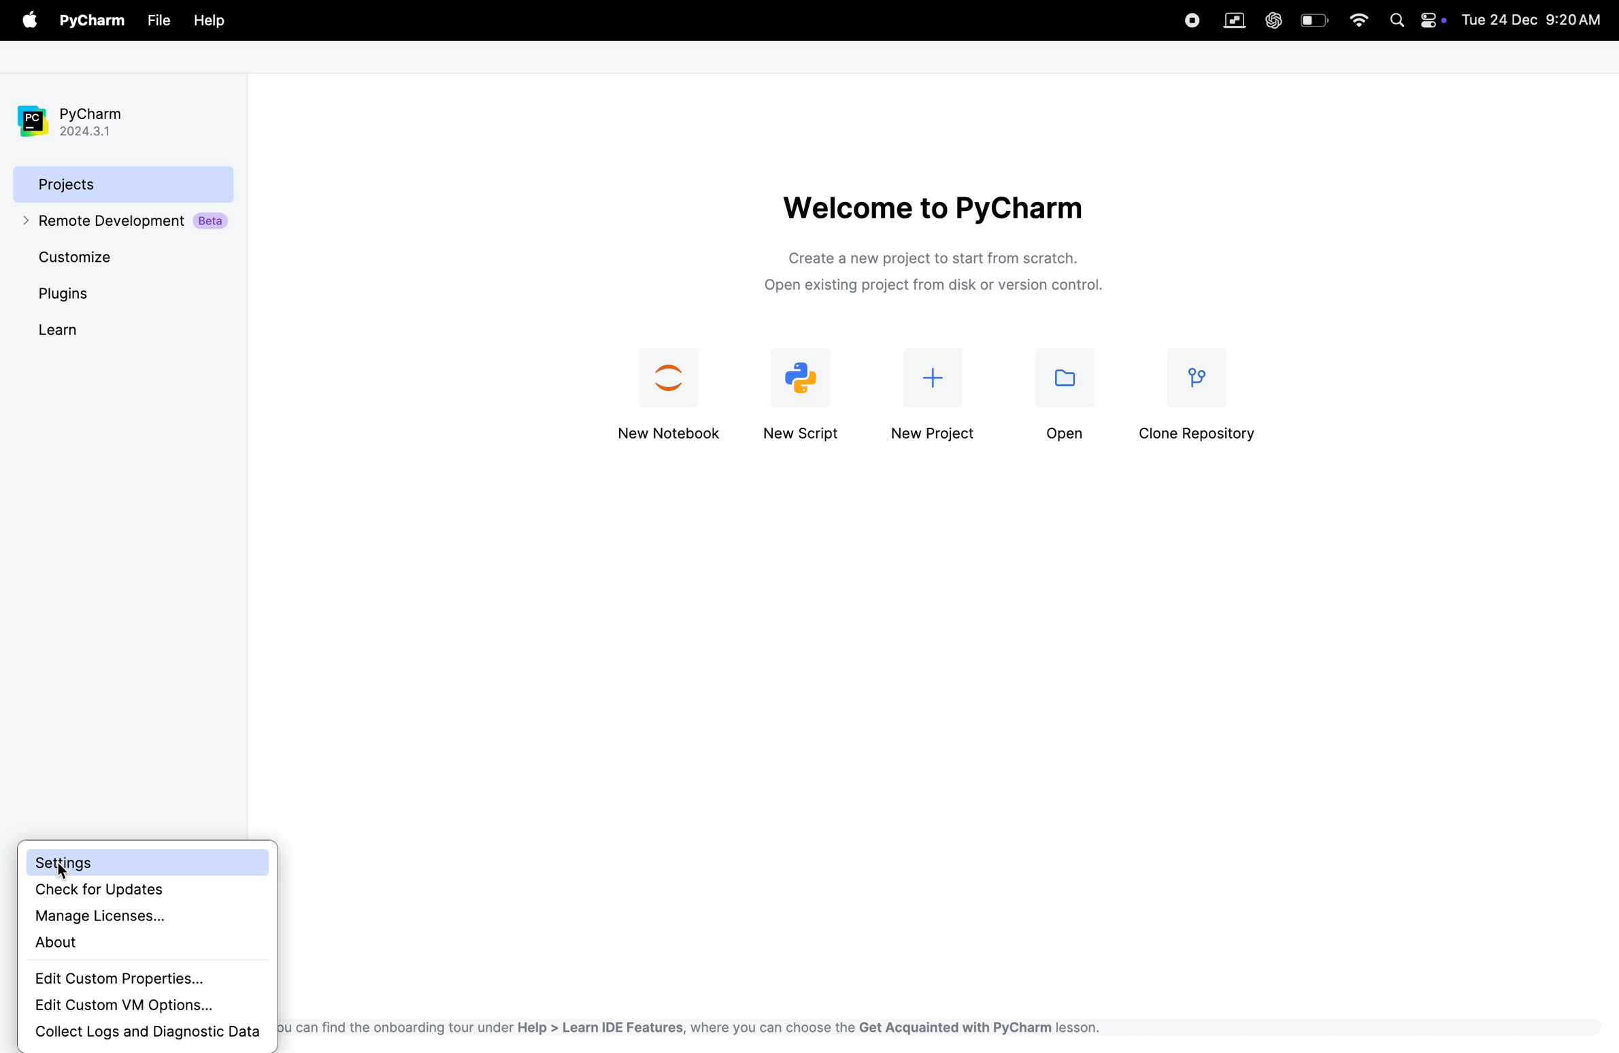 Image resolution: width=1619 pixels, height=1053 pixels. Describe the element at coordinates (95, 21) in the screenshot. I see `pycharm` at that location.